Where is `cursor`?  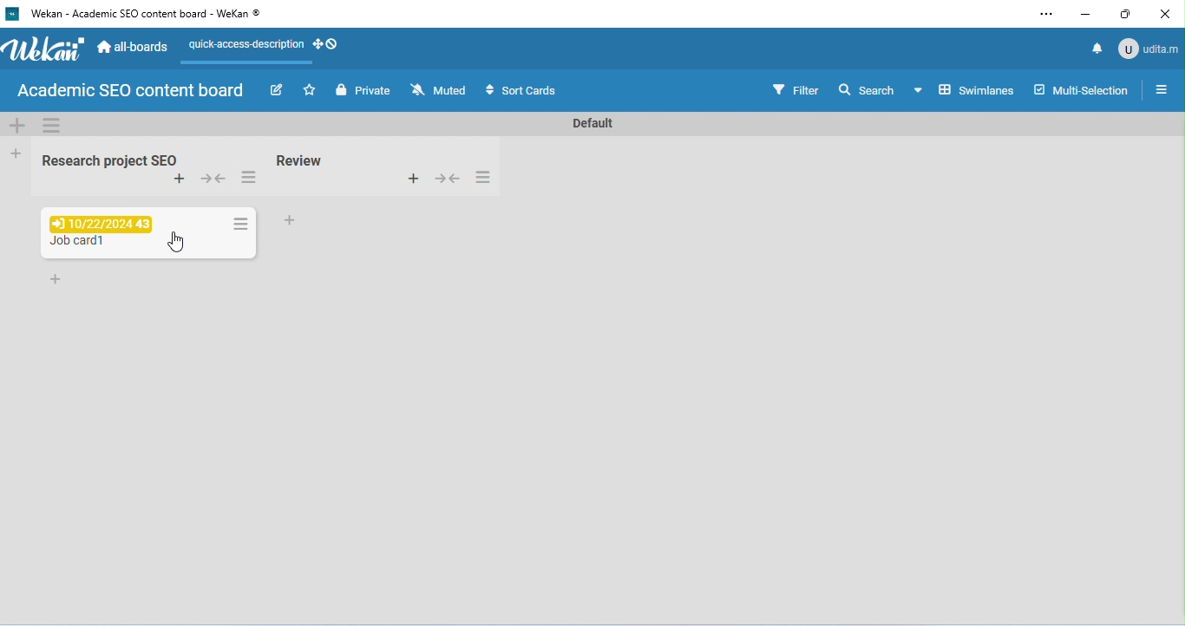
cursor is located at coordinates (178, 244).